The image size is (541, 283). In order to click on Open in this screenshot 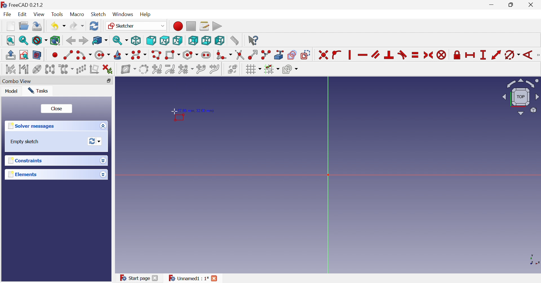, I will do `click(24, 26)`.